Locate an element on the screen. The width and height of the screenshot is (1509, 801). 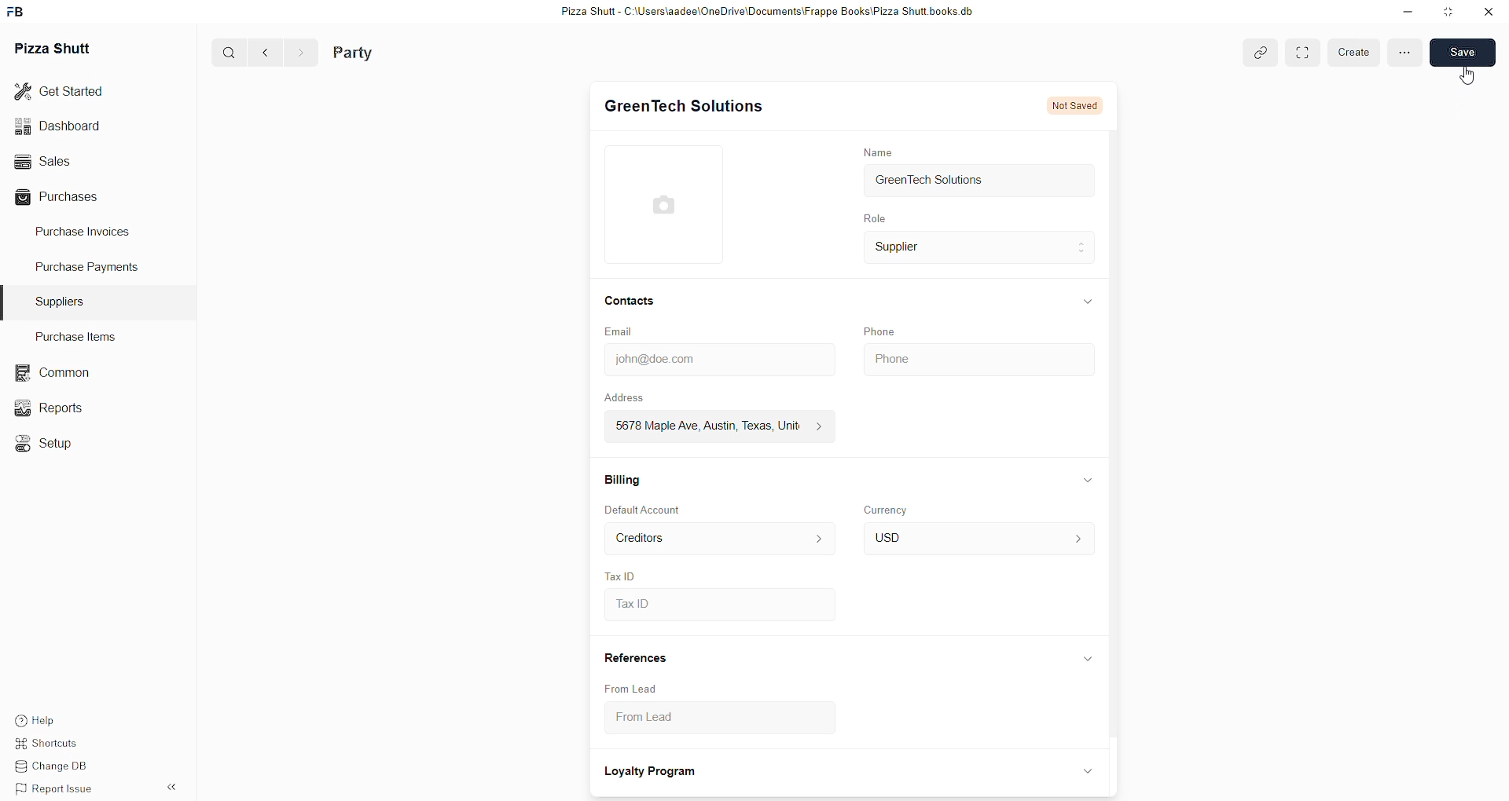
Get Started is located at coordinates (71, 93).